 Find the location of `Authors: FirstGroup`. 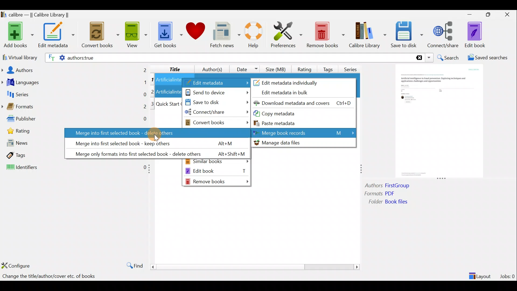

Authors: FirstGroup is located at coordinates (389, 186).